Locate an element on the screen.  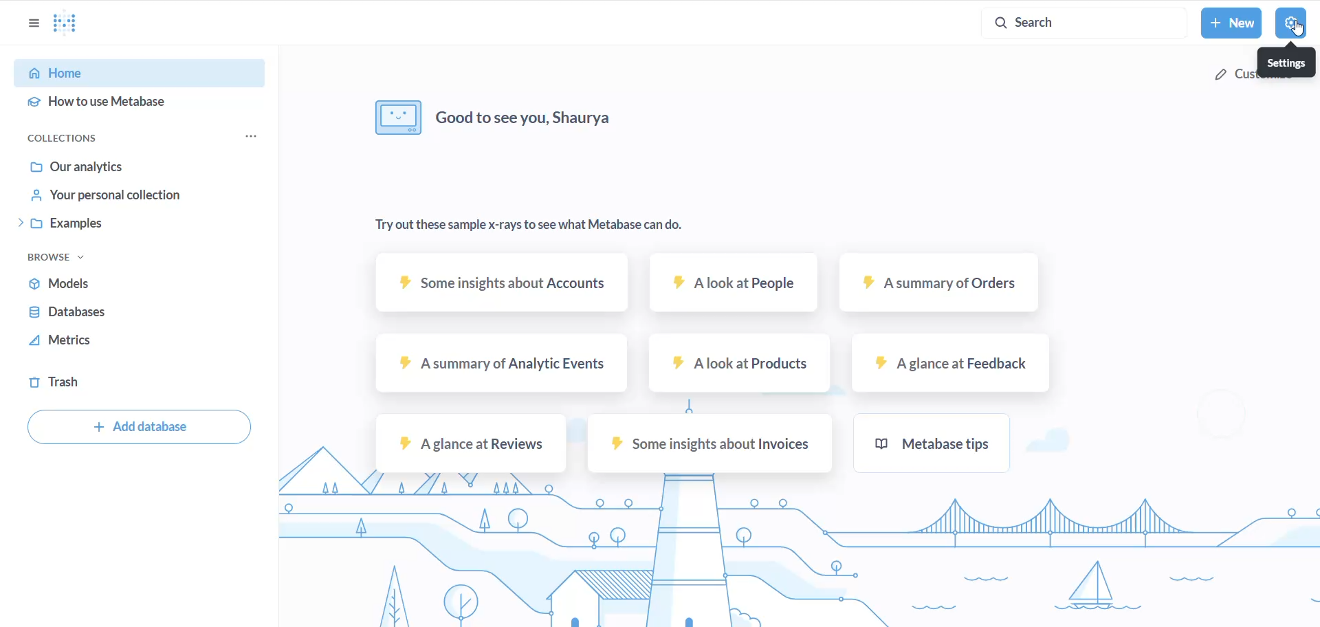
A glance at feedbacks sample is located at coordinates (951, 364).